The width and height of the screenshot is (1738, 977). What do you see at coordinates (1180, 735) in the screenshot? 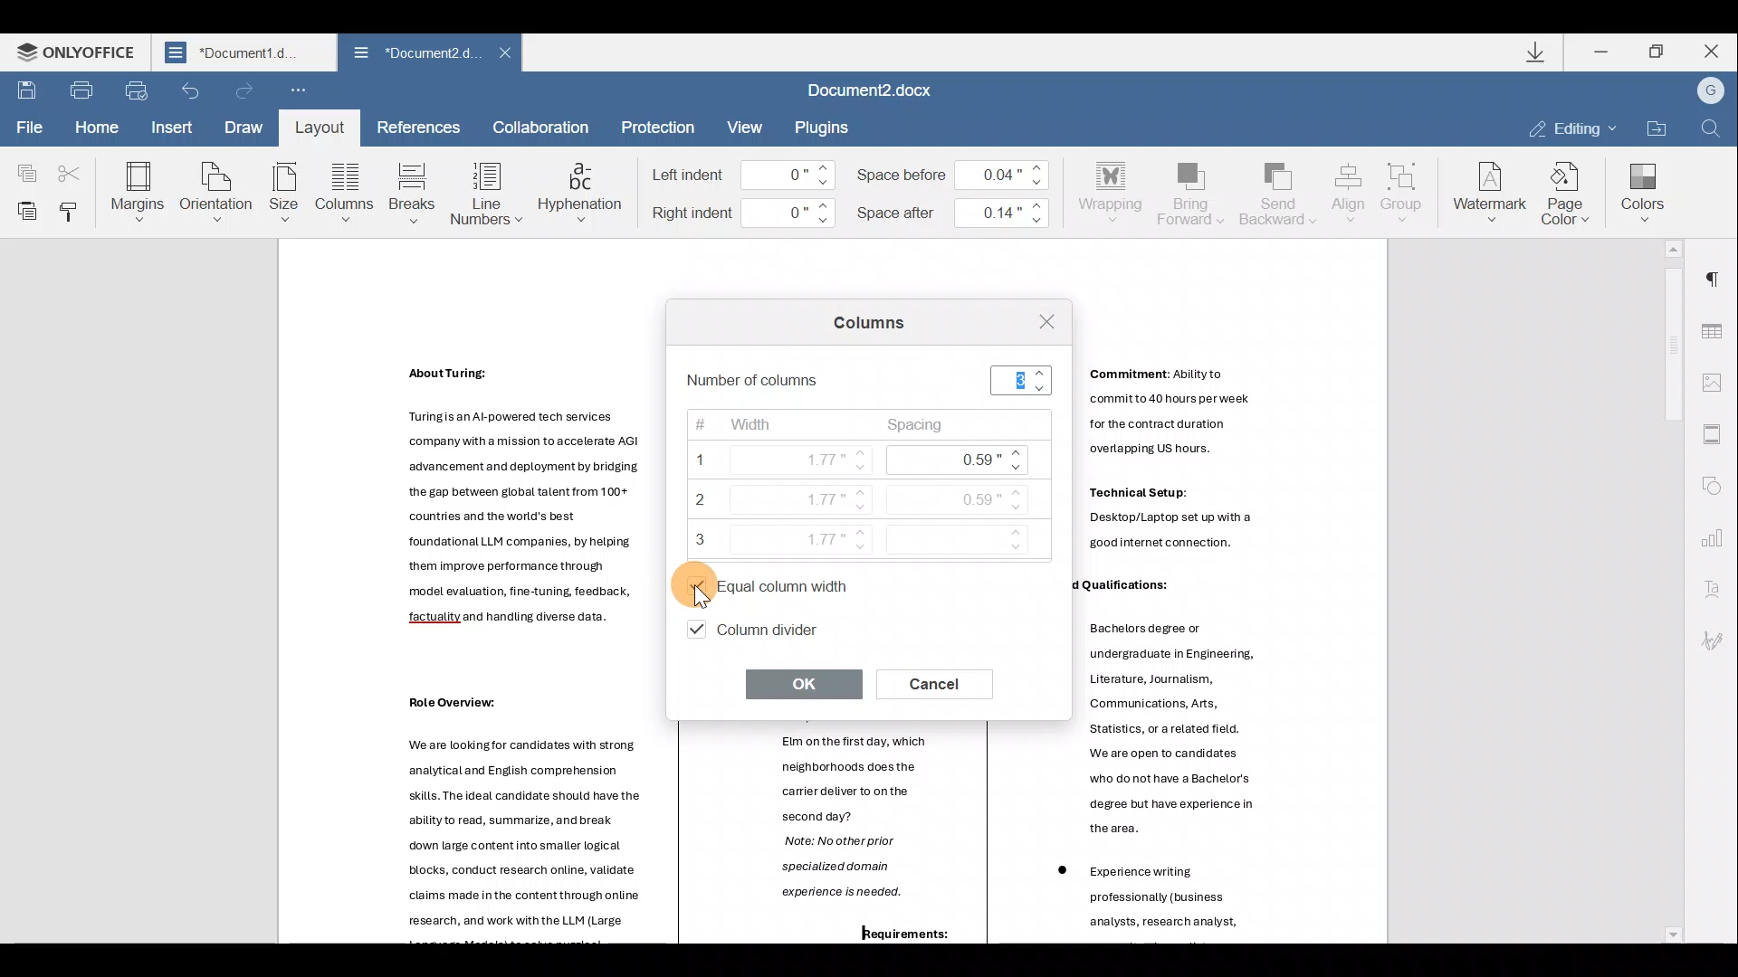
I see `` at bounding box center [1180, 735].